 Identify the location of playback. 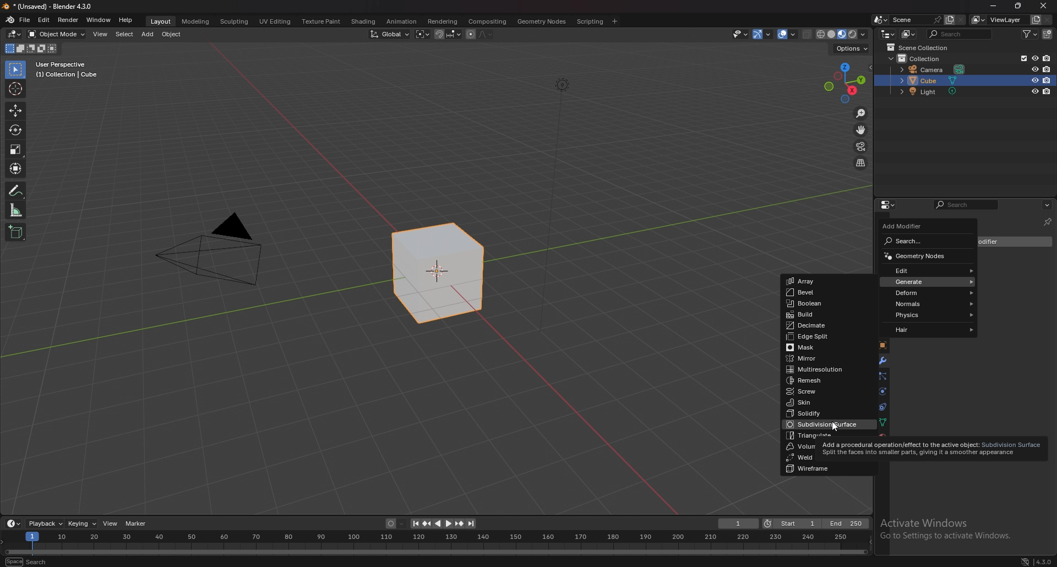
(47, 524).